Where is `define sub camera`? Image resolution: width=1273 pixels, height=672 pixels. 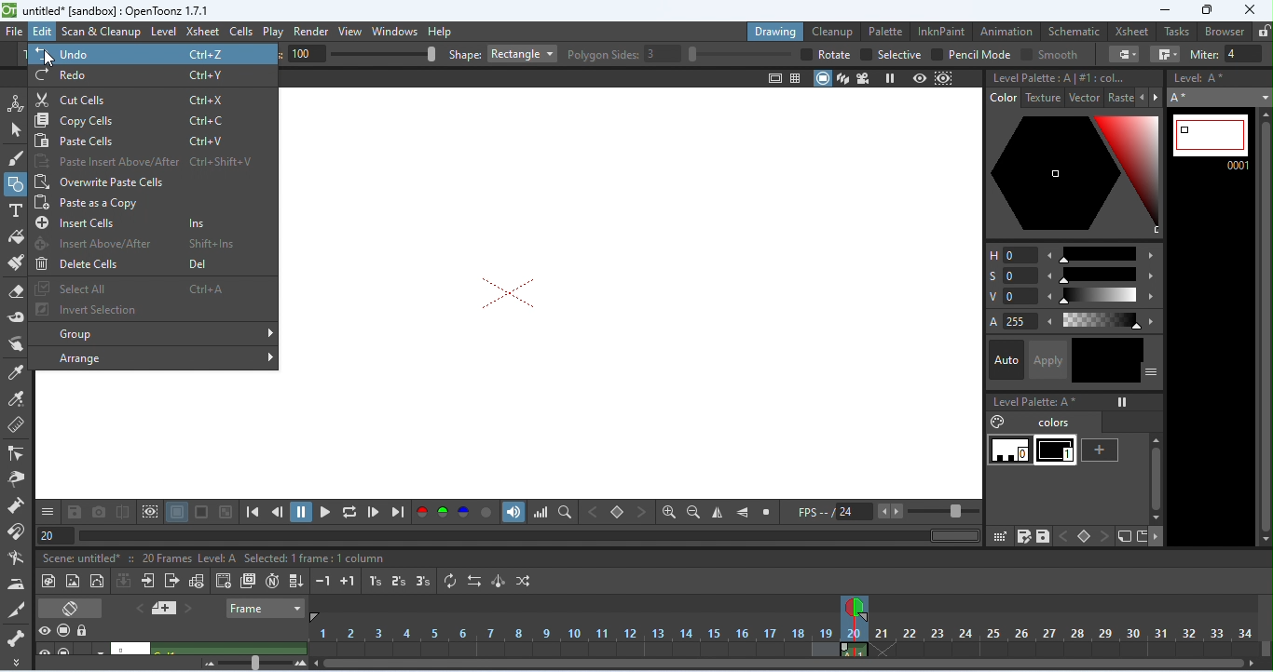
define sub camera is located at coordinates (150, 511).